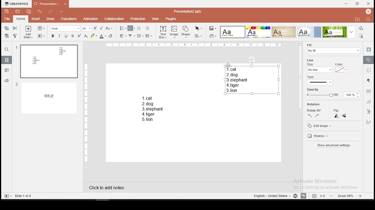 Image resolution: width=375 pixels, height=210 pixels. Describe the element at coordinates (123, 36) in the screenshot. I see `horizontal align` at that location.